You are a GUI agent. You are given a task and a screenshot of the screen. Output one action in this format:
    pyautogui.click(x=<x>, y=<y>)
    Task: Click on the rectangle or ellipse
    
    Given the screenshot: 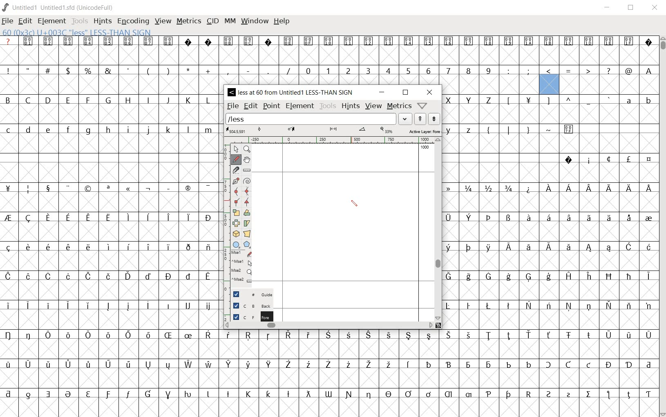 What is the action you would take?
    pyautogui.click(x=237, y=244)
    